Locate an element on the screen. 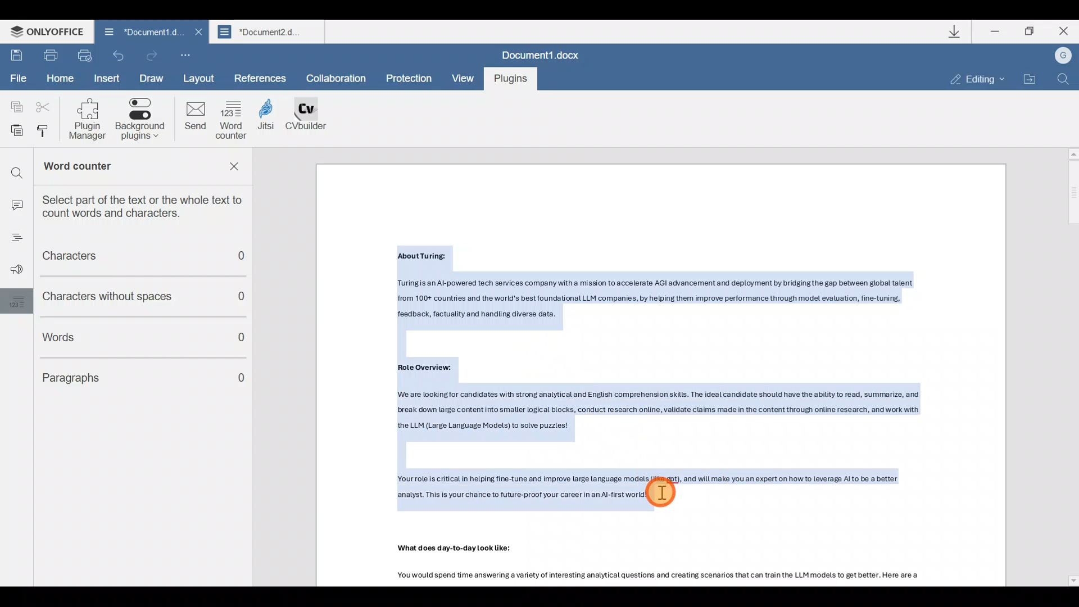 The image size is (1079, 607). File is located at coordinates (18, 79).